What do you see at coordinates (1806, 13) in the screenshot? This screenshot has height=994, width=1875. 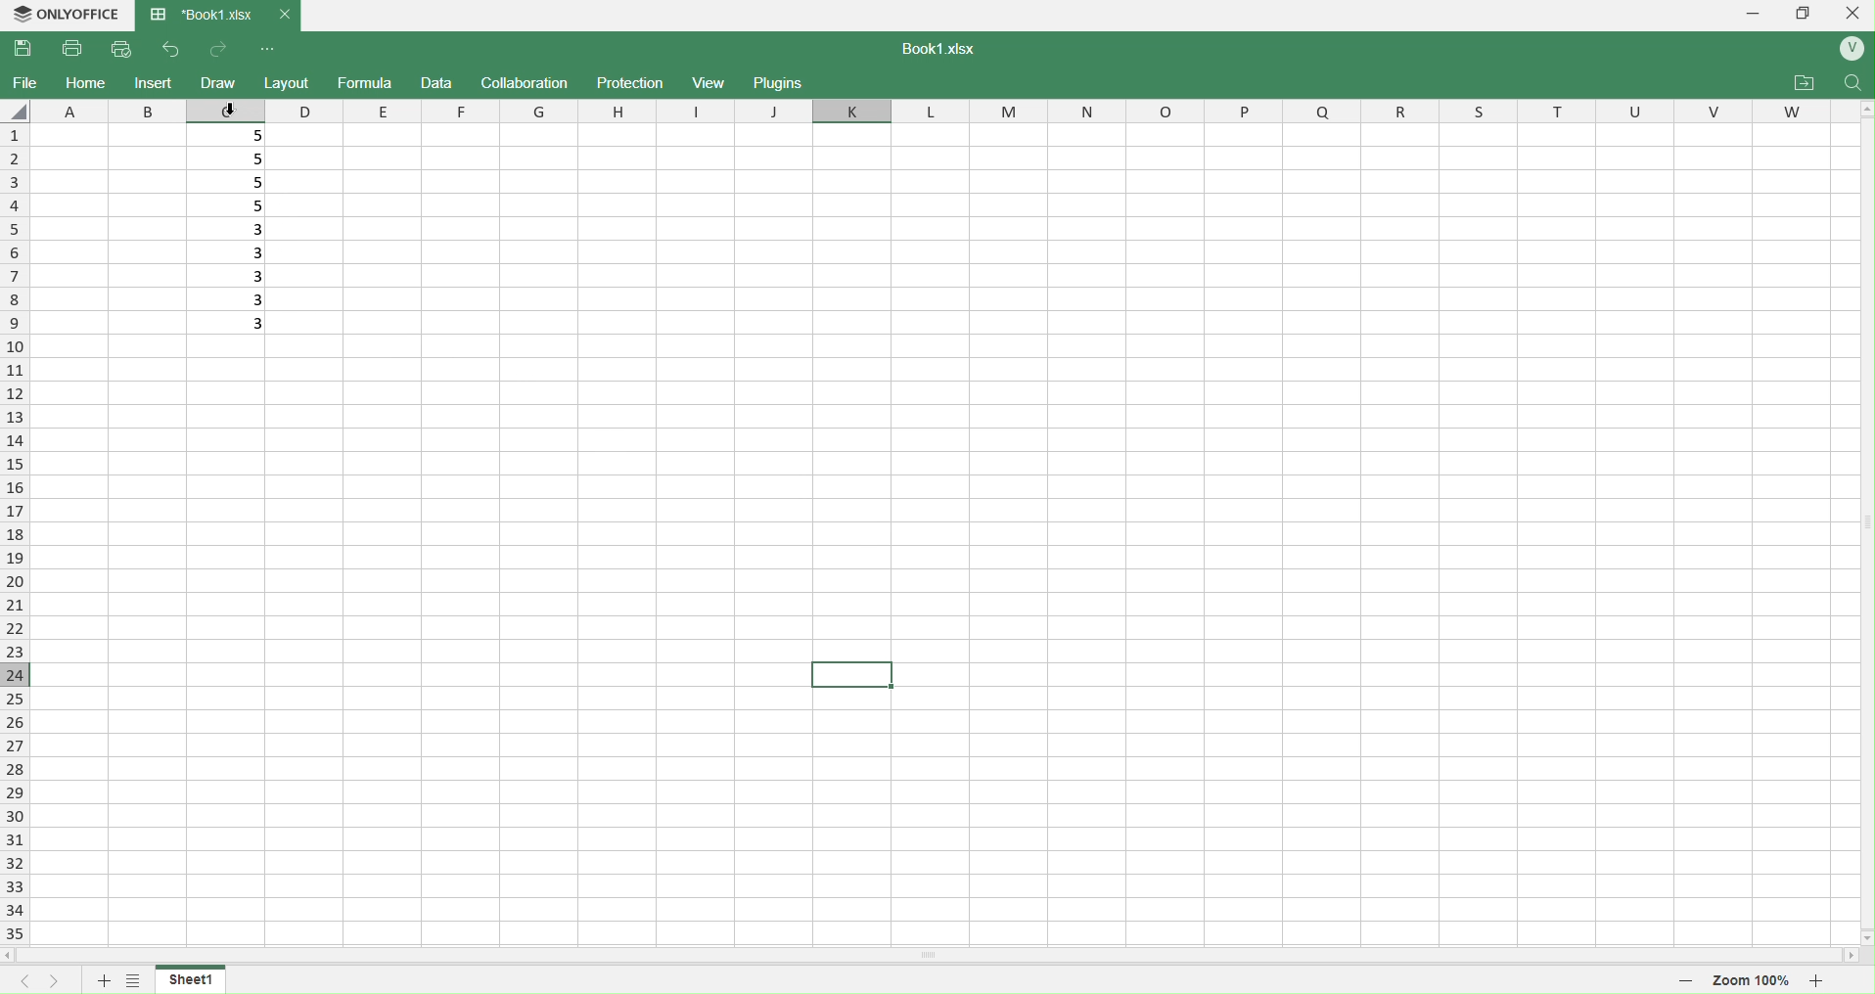 I see `Box` at bounding box center [1806, 13].